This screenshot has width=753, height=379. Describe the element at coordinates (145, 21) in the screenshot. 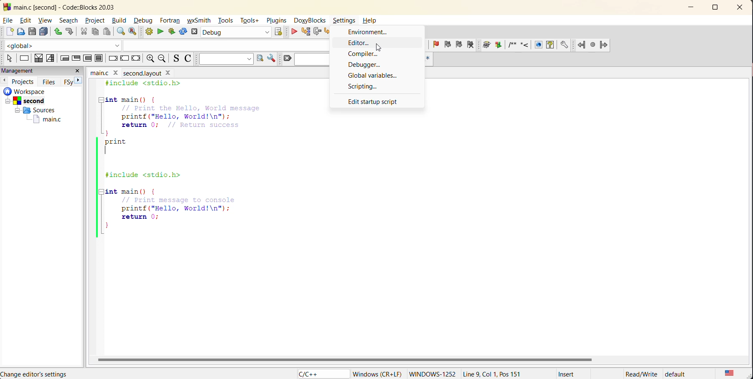

I see `debug` at that location.